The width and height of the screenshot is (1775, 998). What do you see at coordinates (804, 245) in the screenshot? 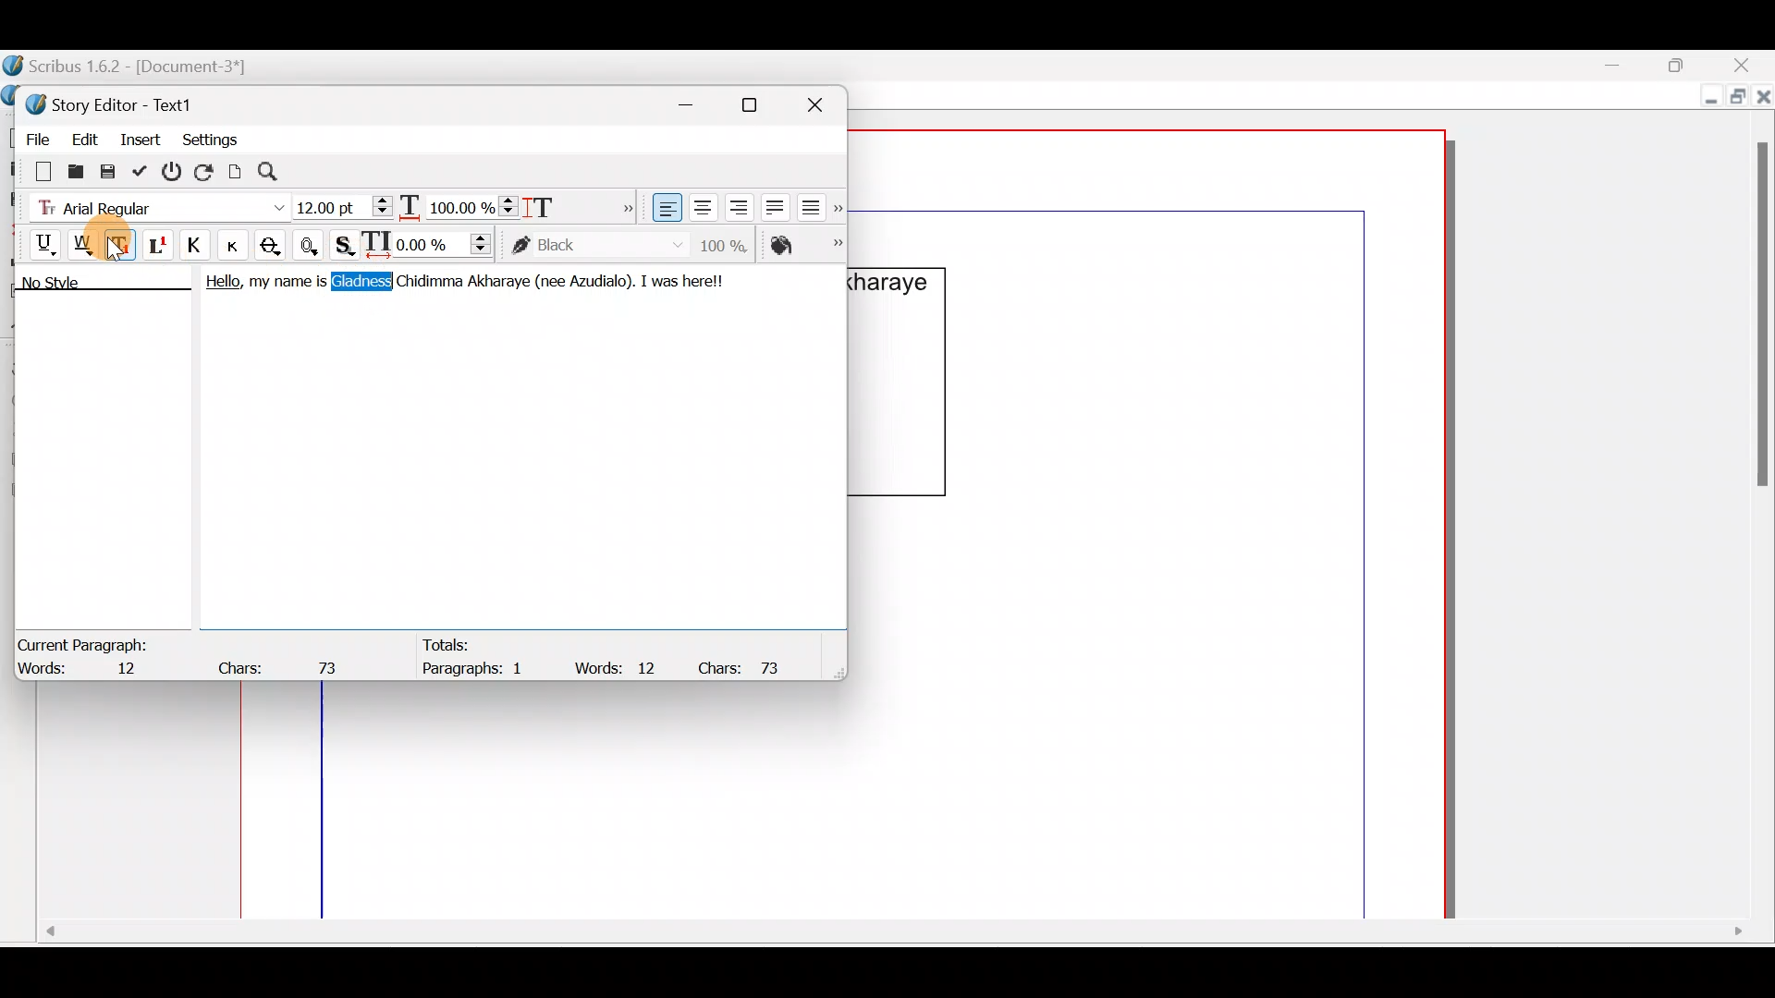
I see `Color of text fill` at bounding box center [804, 245].